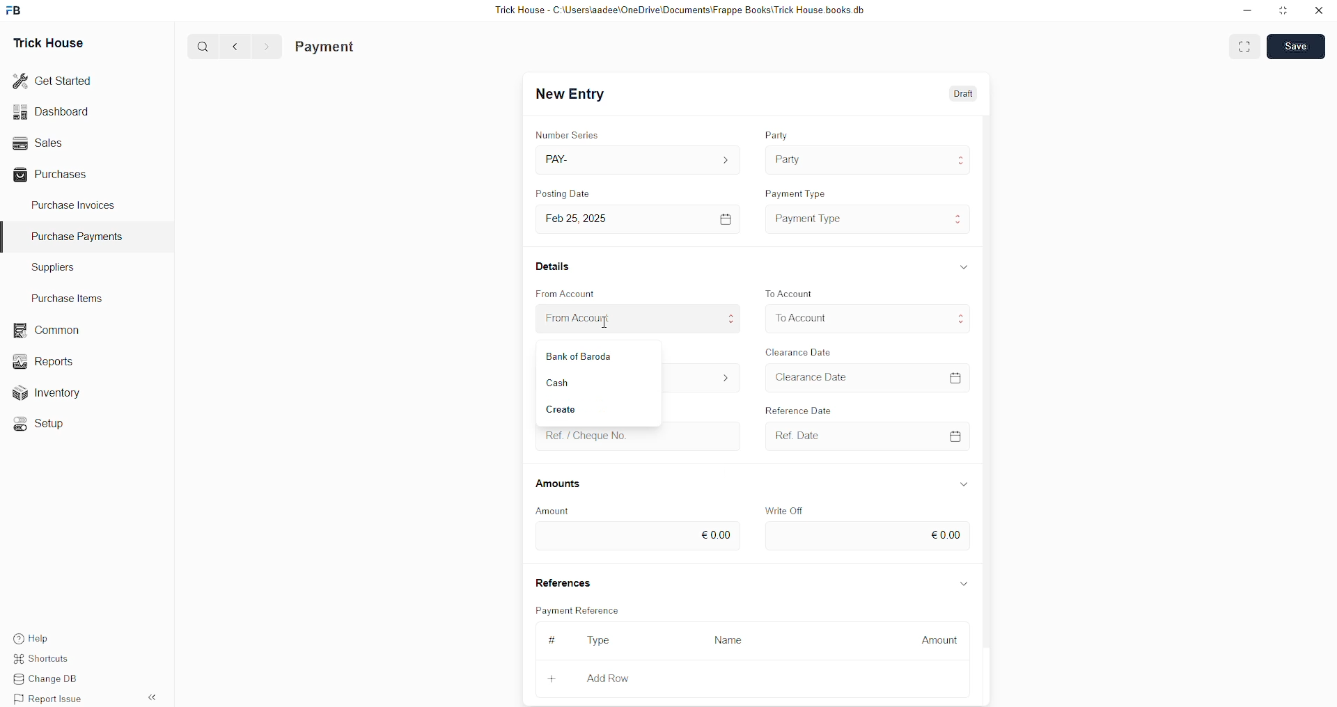 Image resolution: width=1337 pixels, height=707 pixels. Describe the element at coordinates (75, 204) in the screenshot. I see `Purchase Invoices` at that location.